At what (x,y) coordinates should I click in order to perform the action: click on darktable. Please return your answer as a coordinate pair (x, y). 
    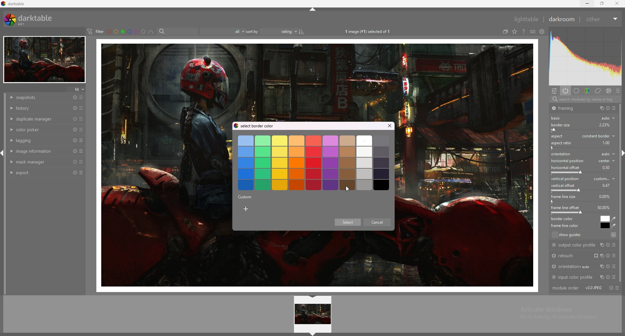
    Looking at the image, I should click on (31, 19).